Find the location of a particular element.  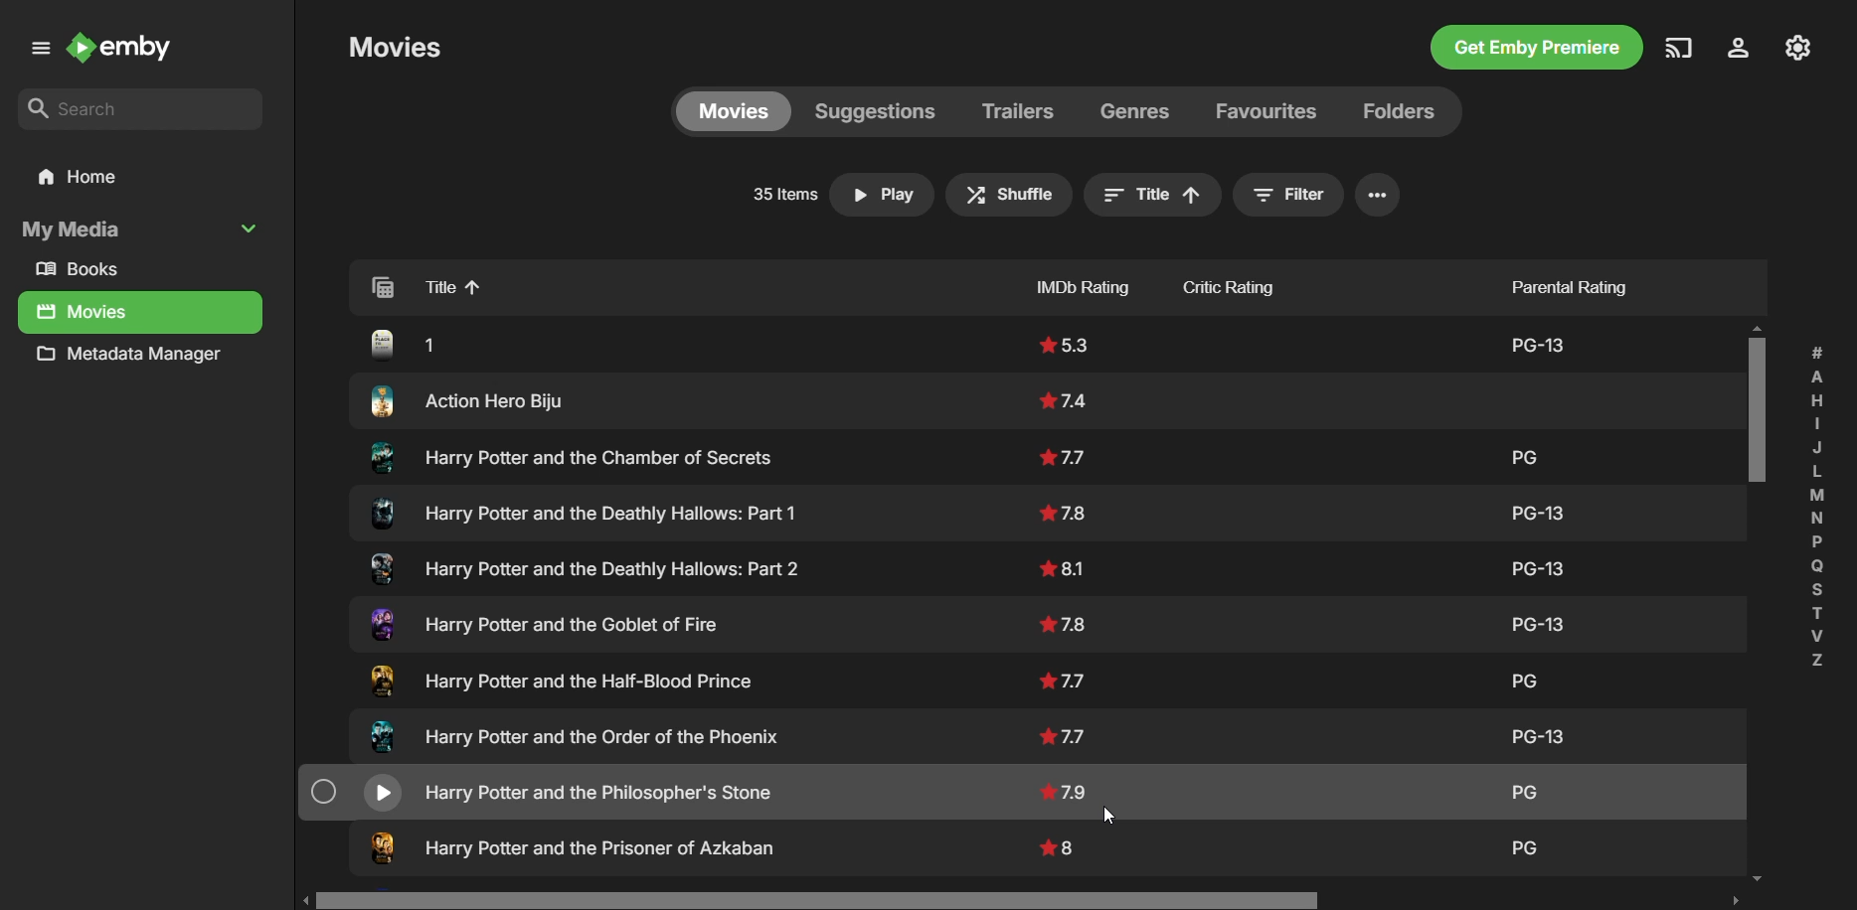

 is located at coordinates (1065, 342).